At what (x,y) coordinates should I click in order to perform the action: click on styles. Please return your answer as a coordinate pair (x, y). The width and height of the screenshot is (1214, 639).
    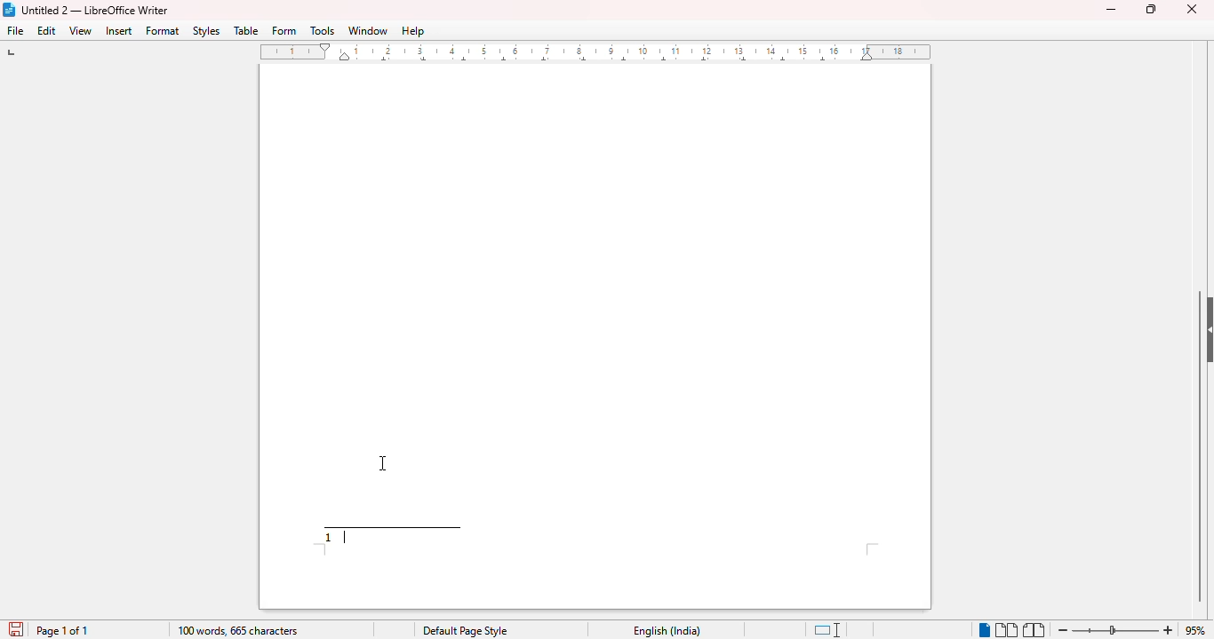
    Looking at the image, I should click on (207, 31).